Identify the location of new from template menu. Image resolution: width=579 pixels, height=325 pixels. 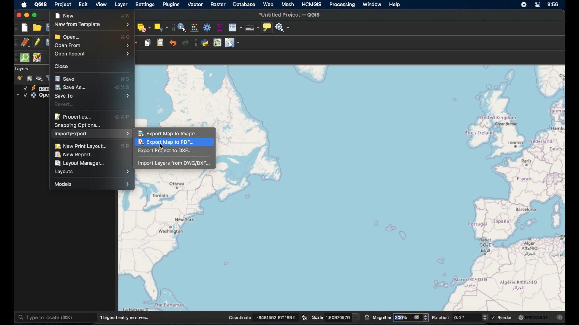
(91, 25).